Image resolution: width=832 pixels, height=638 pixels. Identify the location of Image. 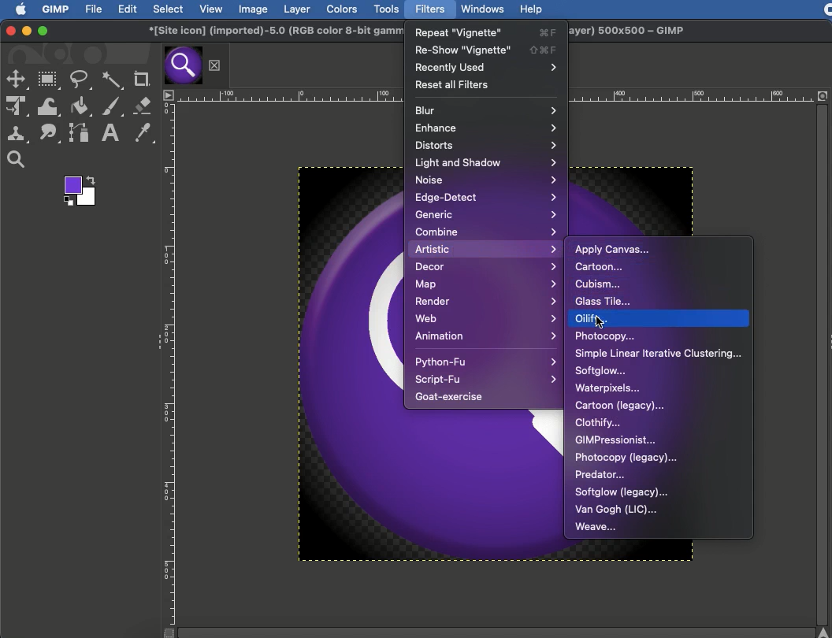
(343, 364).